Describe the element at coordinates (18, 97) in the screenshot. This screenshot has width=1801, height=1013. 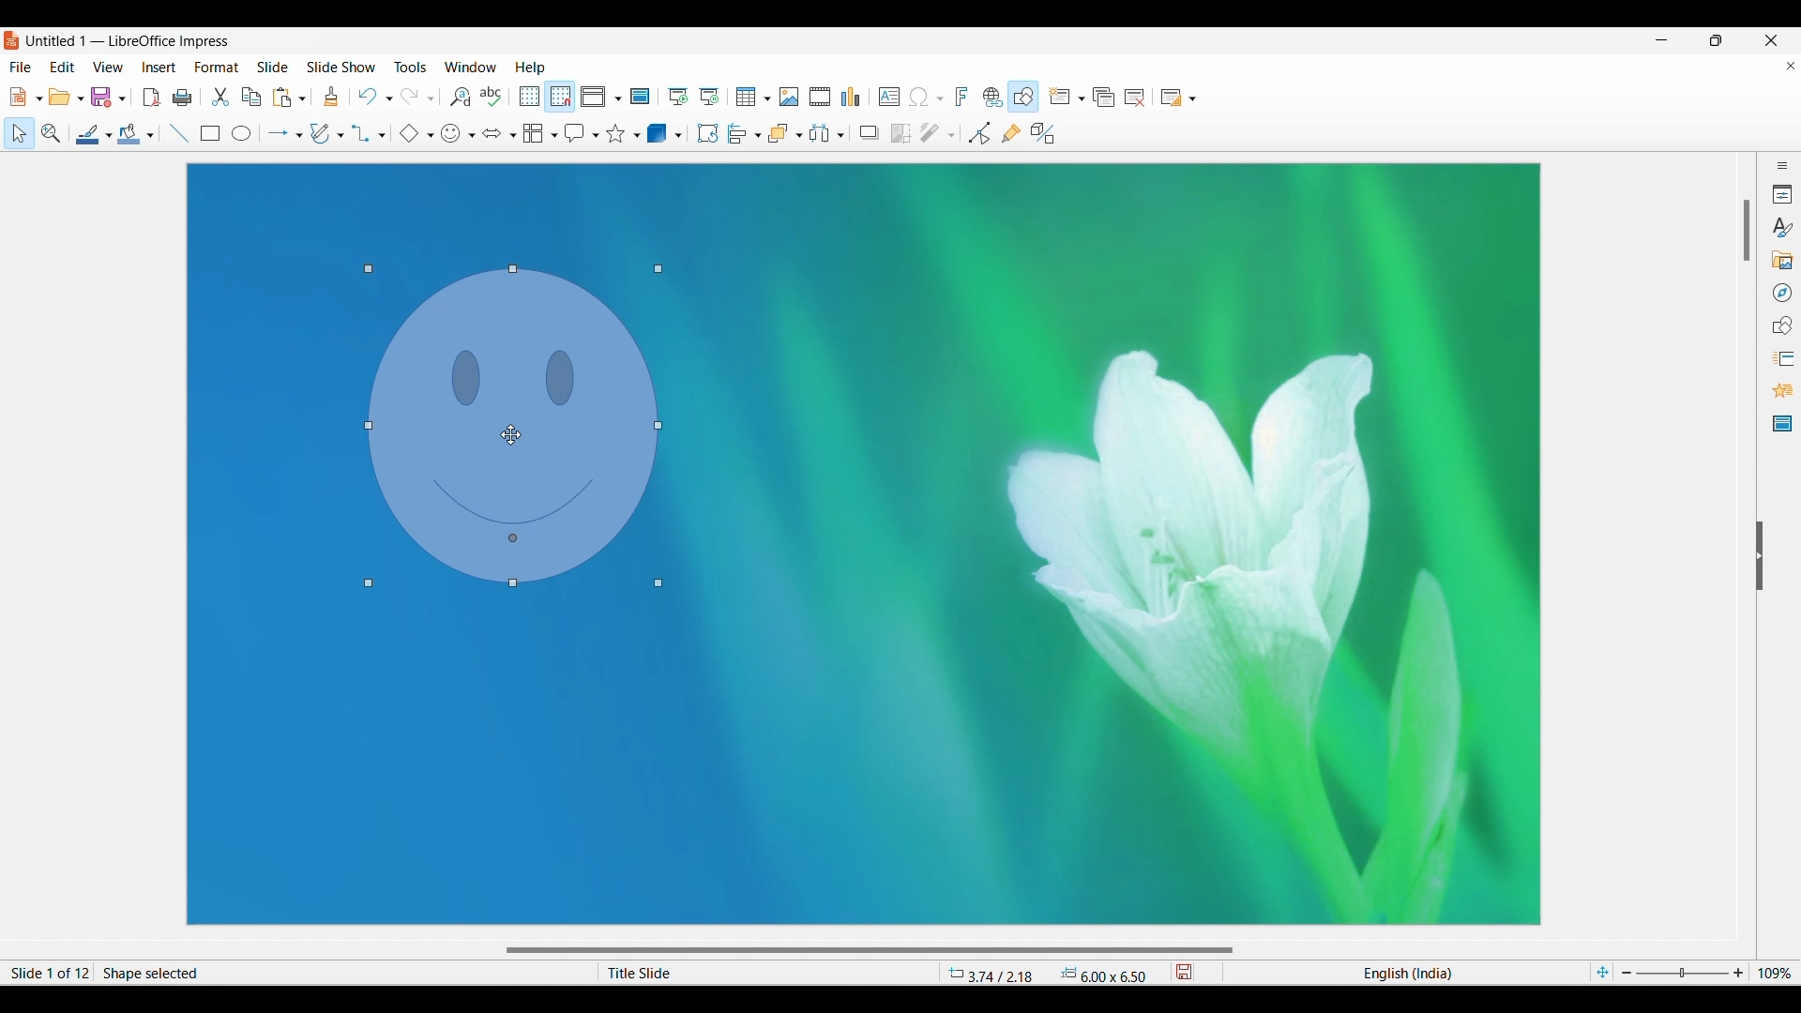
I see `New` at that location.